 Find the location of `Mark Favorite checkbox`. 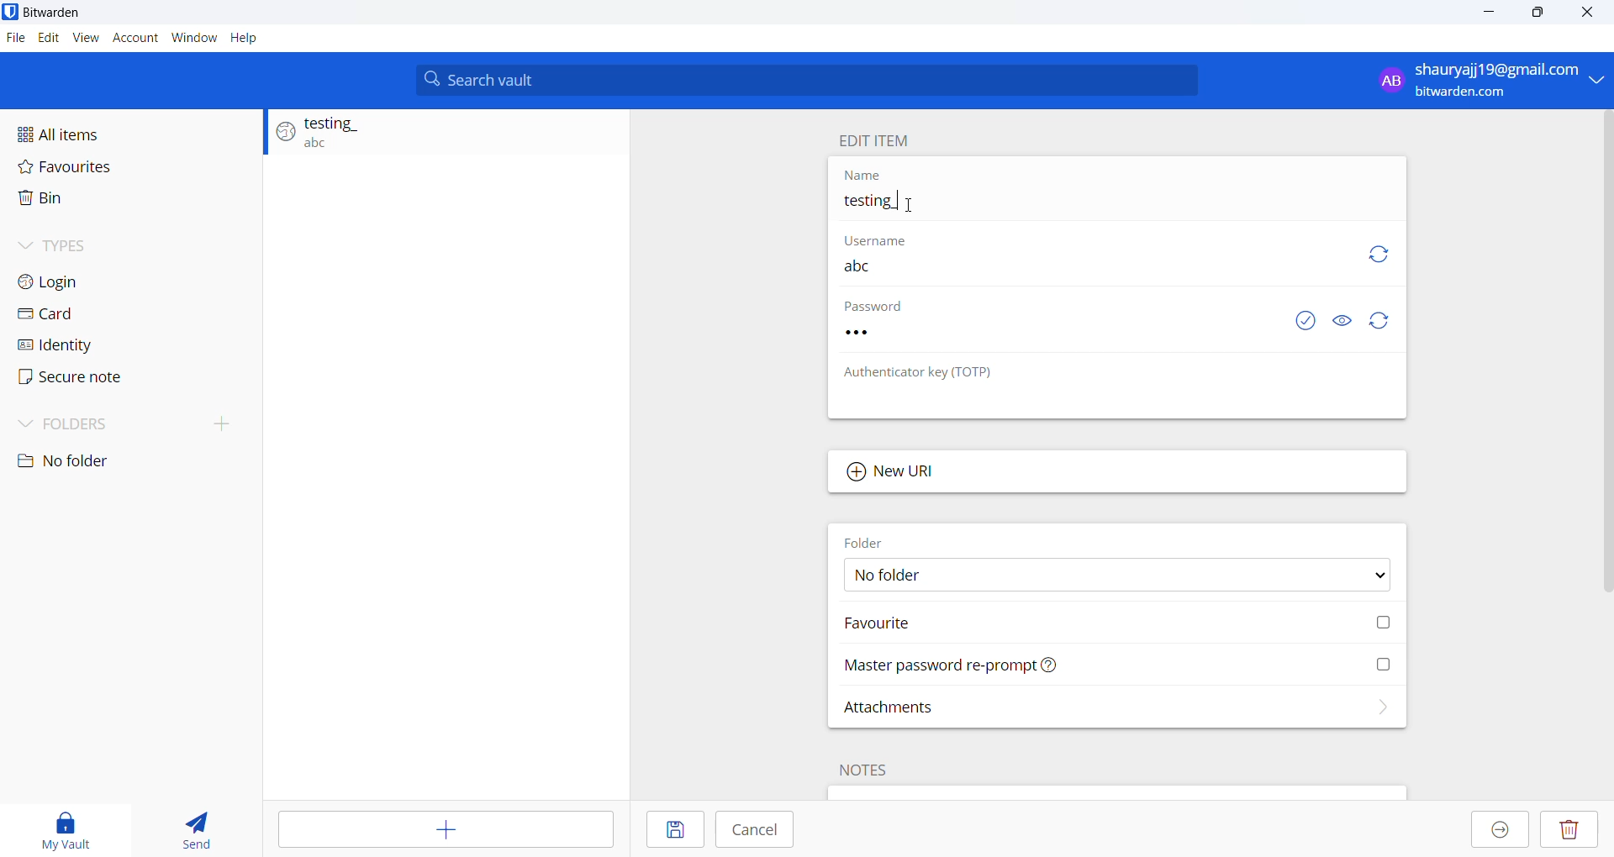

Mark Favorite checkbox is located at coordinates (1109, 625).